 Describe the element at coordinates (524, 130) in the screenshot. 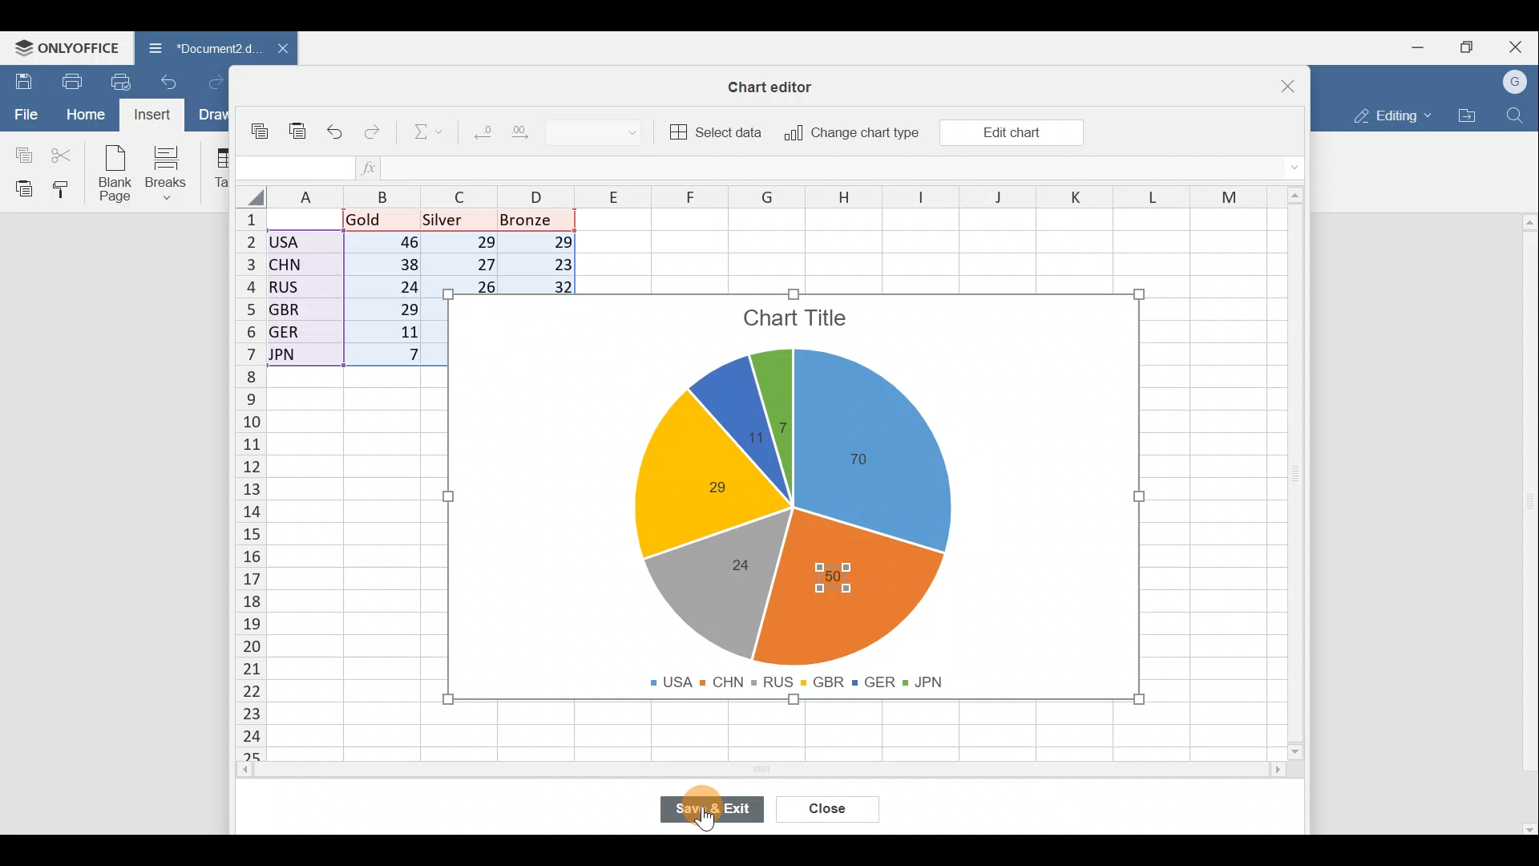

I see `Increase decimal` at that location.